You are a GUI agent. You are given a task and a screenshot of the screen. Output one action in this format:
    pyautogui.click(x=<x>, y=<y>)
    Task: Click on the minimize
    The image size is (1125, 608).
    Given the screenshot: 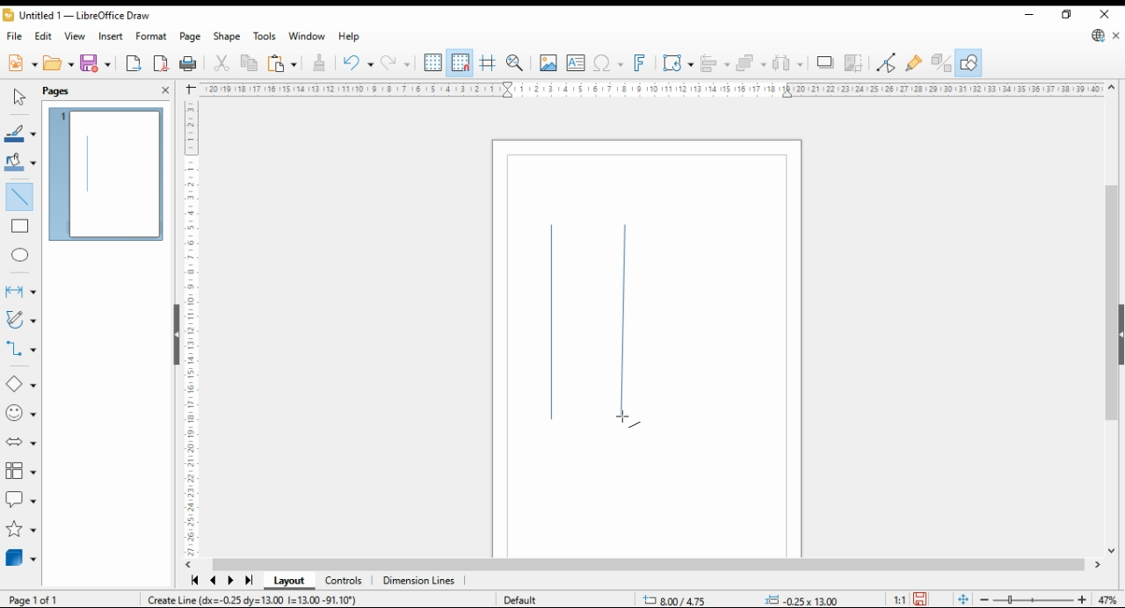 What is the action you would take?
    pyautogui.click(x=1030, y=15)
    